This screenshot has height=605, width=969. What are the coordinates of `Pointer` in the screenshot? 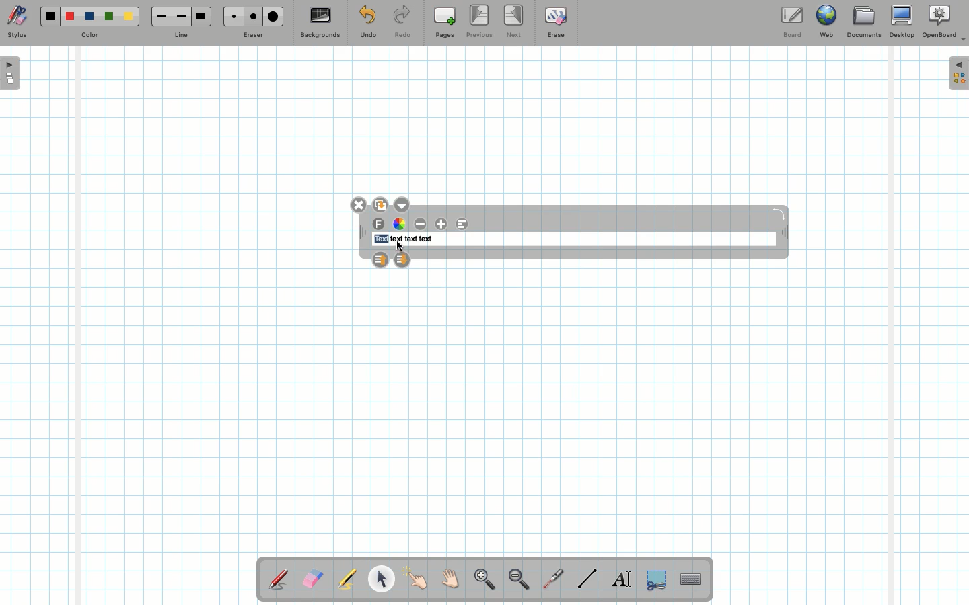 It's located at (416, 579).